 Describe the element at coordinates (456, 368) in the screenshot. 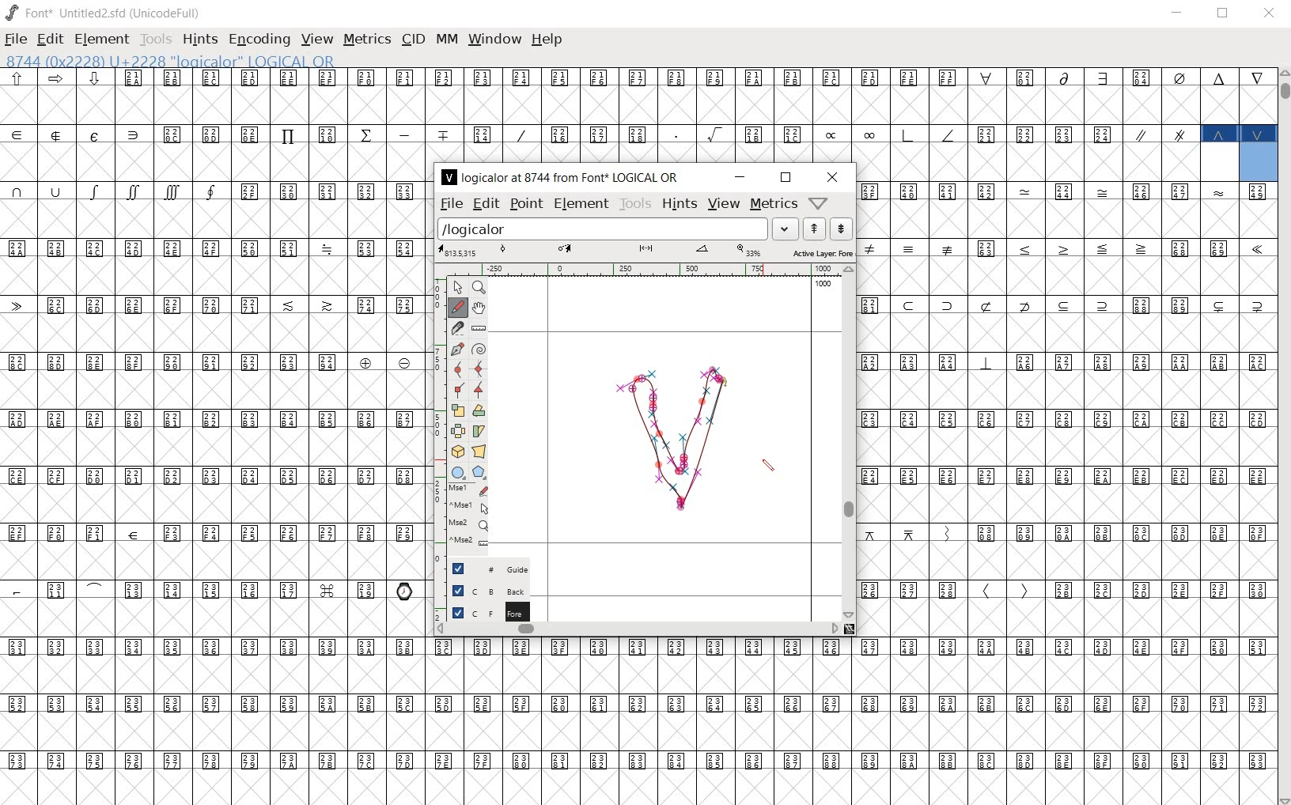

I see `add a curve point always either horizontal or vertical` at that location.